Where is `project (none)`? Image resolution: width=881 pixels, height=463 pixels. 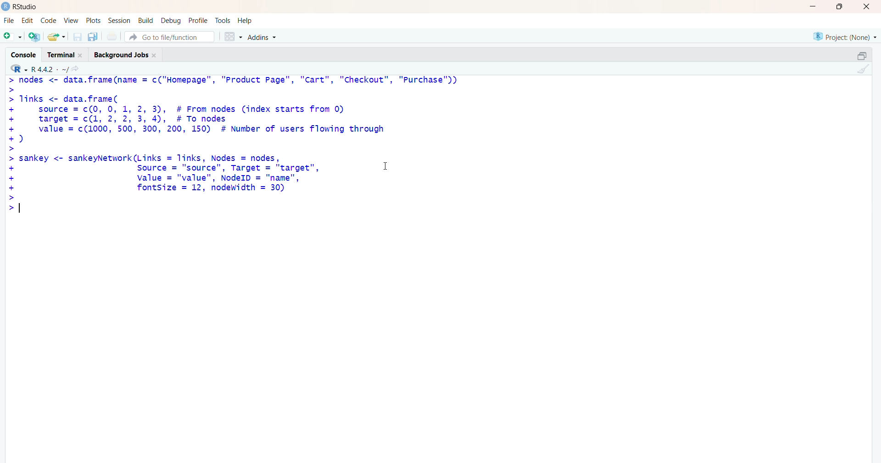
project (none) is located at coordinates (839, 36).